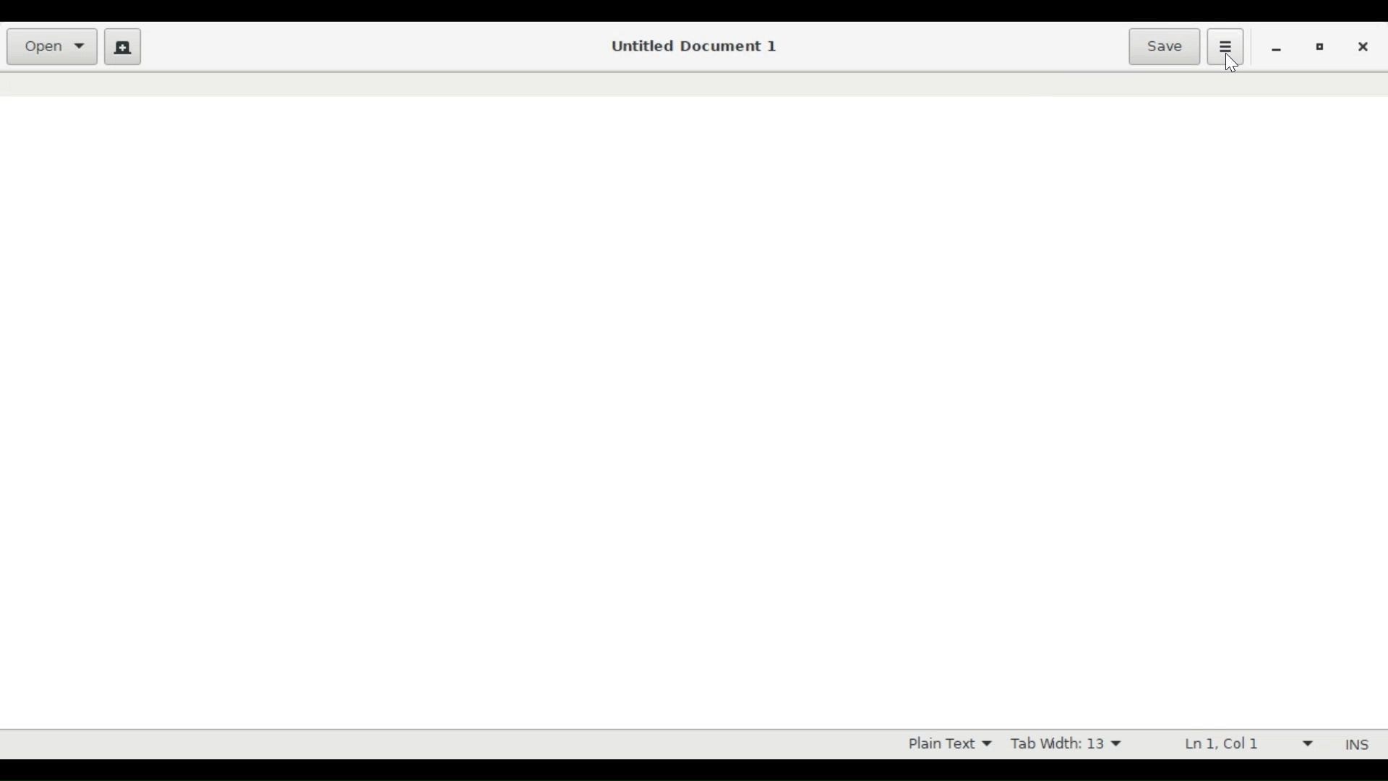  I want to click on minimize, so click(1274, 48).